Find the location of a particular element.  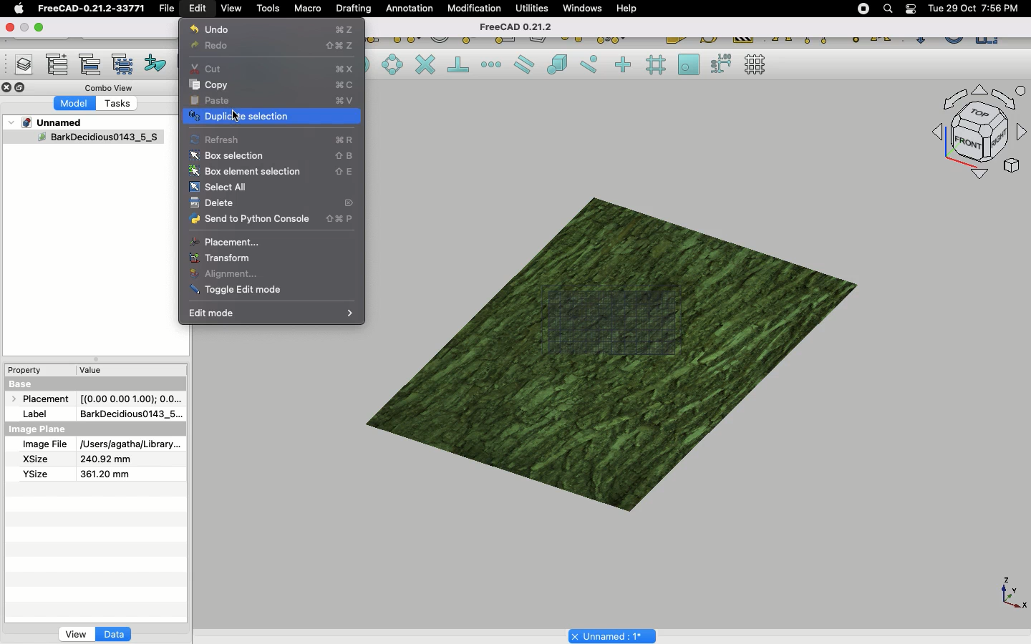

Add to construction group is located at coordinates (156, 62).